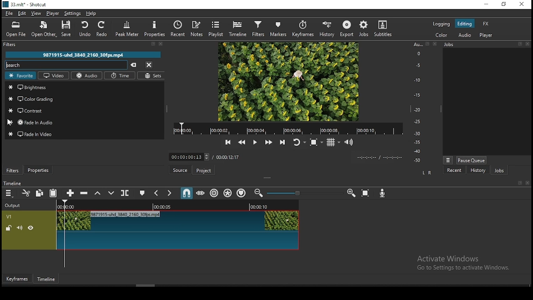 This screenshot has height=300, width=533. What do you see at coordinates (18, 279) in the screenshot?
I see `keyframes` at bounding box center [18, 279].